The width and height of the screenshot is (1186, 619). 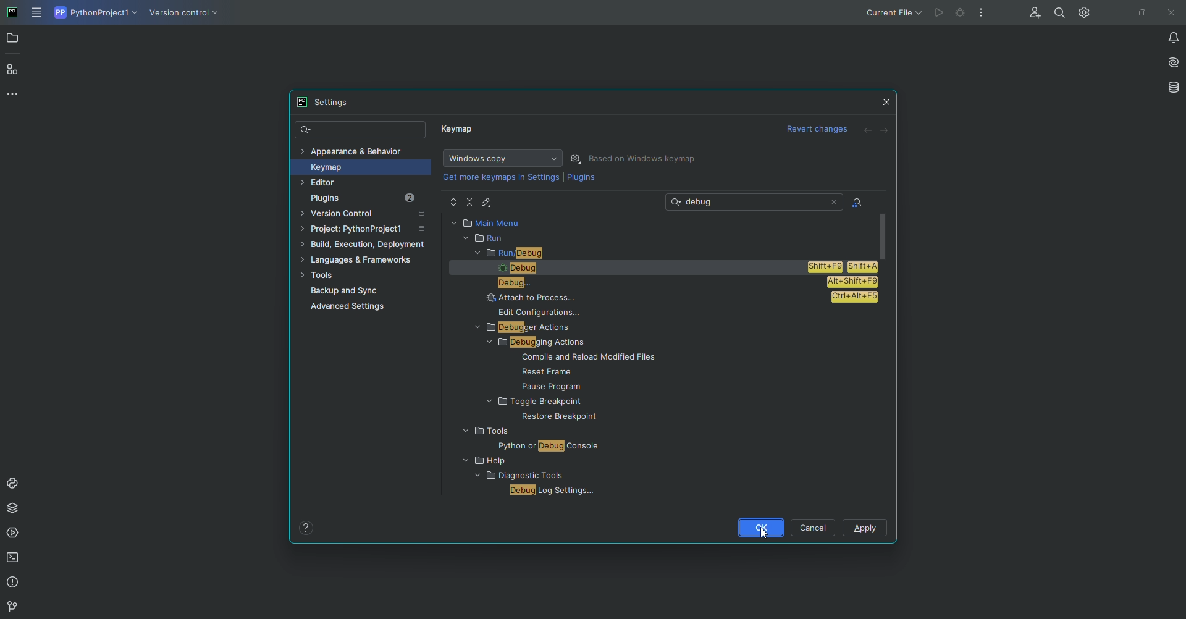 I want to click on Help, so click(x=306, y=527).